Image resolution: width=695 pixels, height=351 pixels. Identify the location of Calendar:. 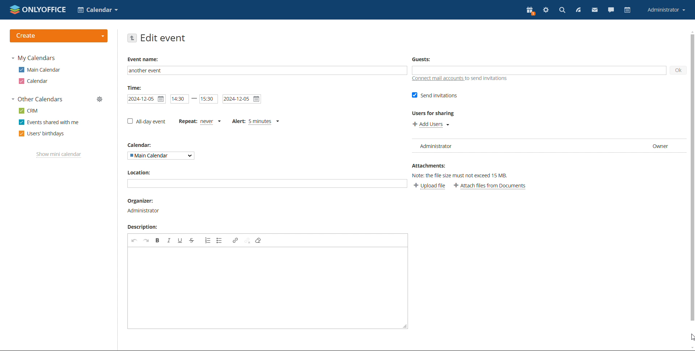
(142, 145).